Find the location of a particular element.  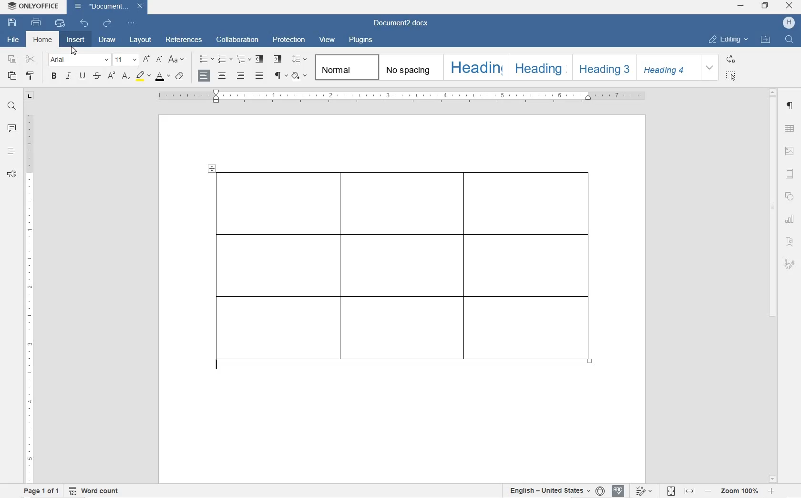

nonprinting characters is located at coordinates (281, 76).